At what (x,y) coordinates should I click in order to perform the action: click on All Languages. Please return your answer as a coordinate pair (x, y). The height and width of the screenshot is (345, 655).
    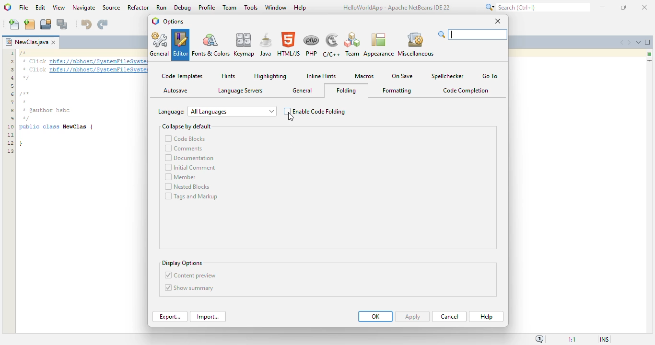
    Looking at the image, I should click on (232, 111).